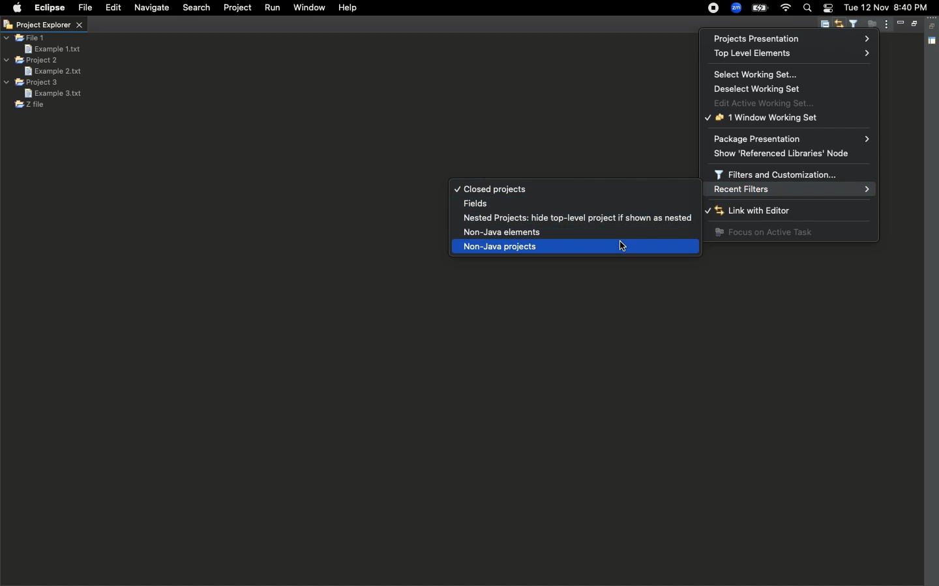 The height and width of the screenshot is (586, 939). I want to click on Fields, so click(483, 204).